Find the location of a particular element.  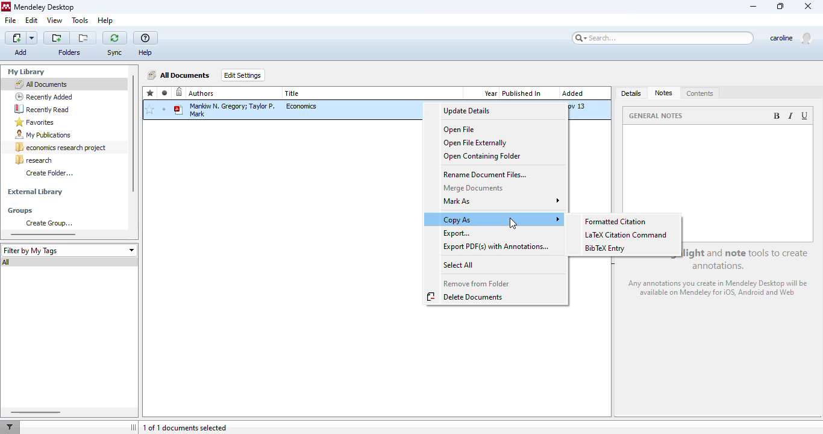

bold is located at coordinates (776, 116).